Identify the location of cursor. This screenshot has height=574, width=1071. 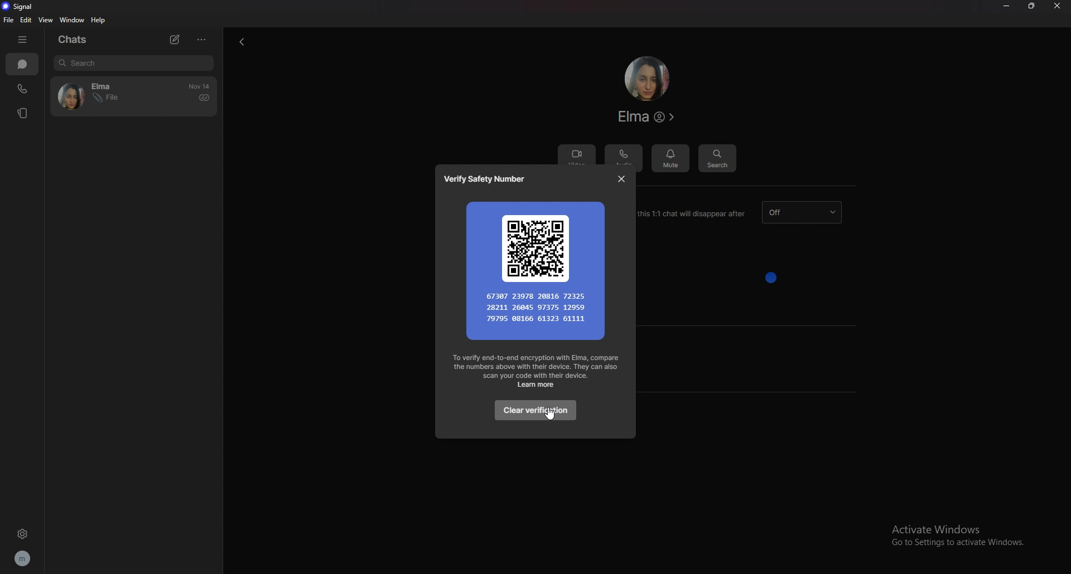
(548, 415).